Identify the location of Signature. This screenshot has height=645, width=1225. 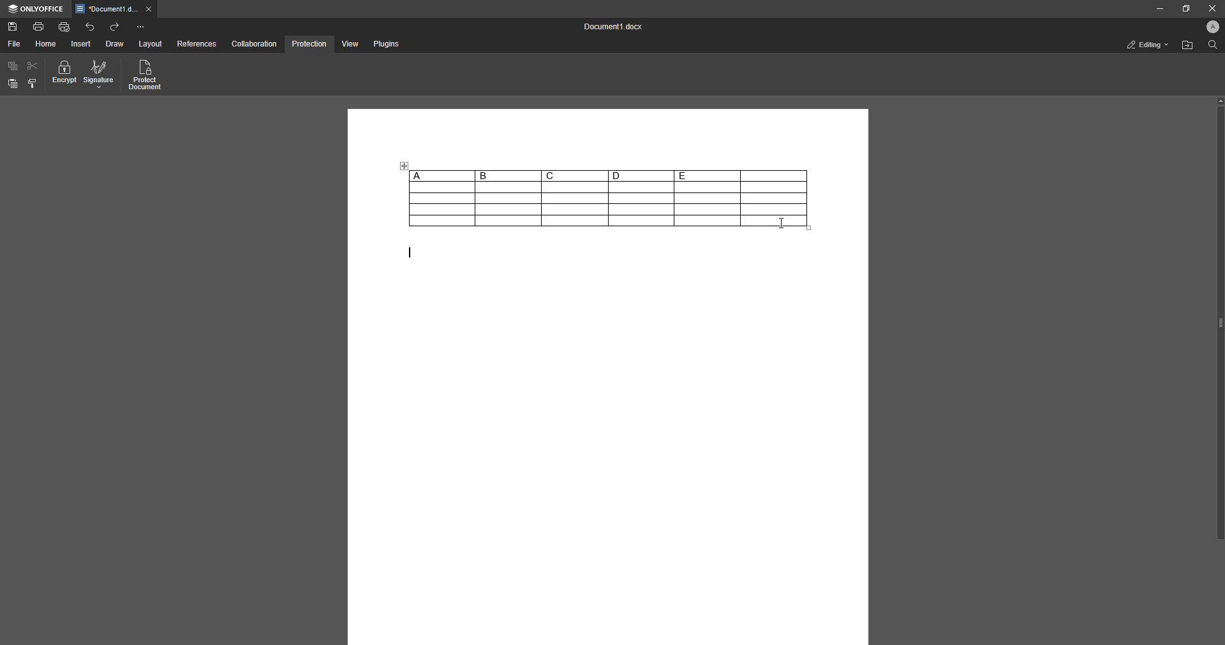
(99, 75).